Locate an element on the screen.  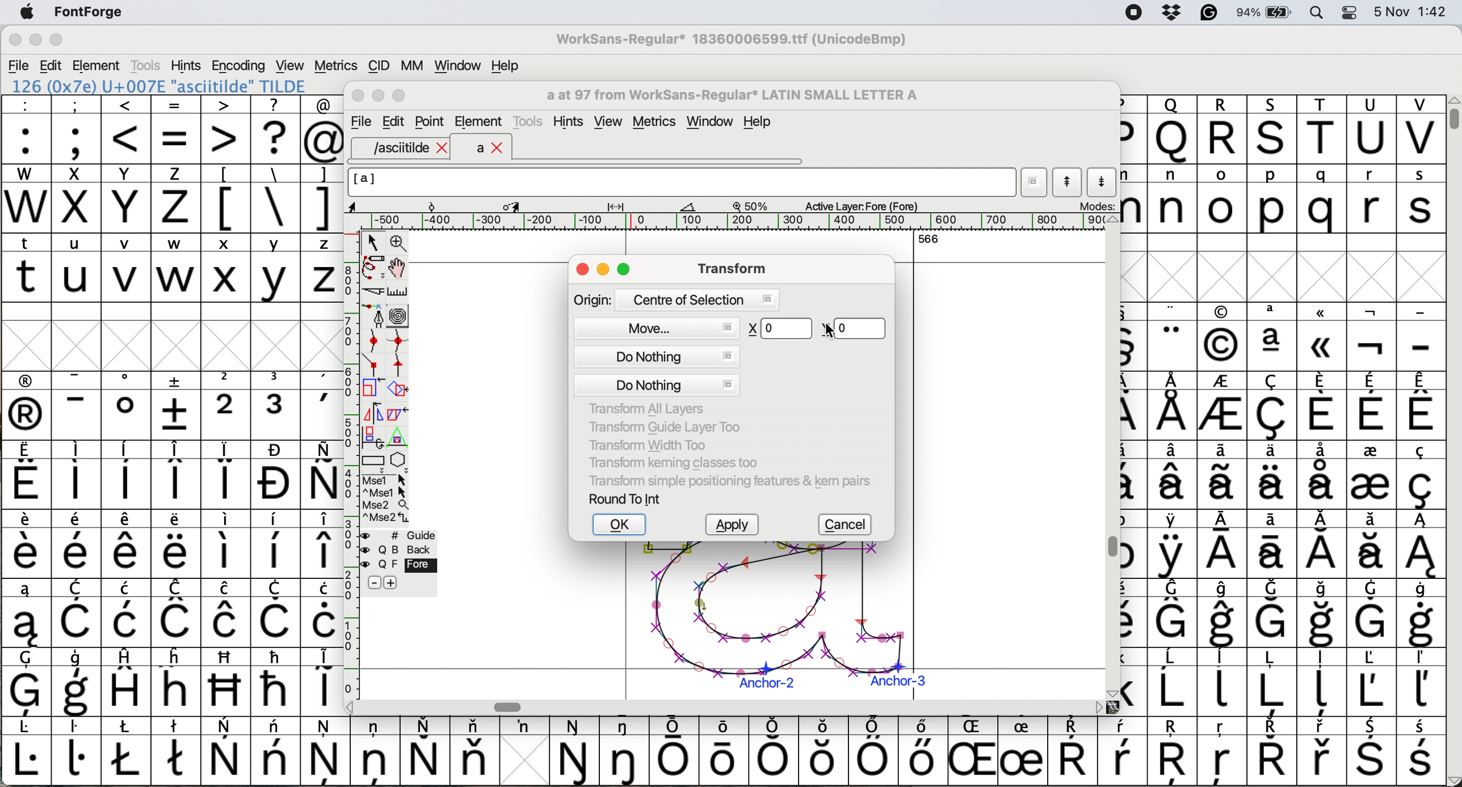
symbol is located at coordinates (127, 475).